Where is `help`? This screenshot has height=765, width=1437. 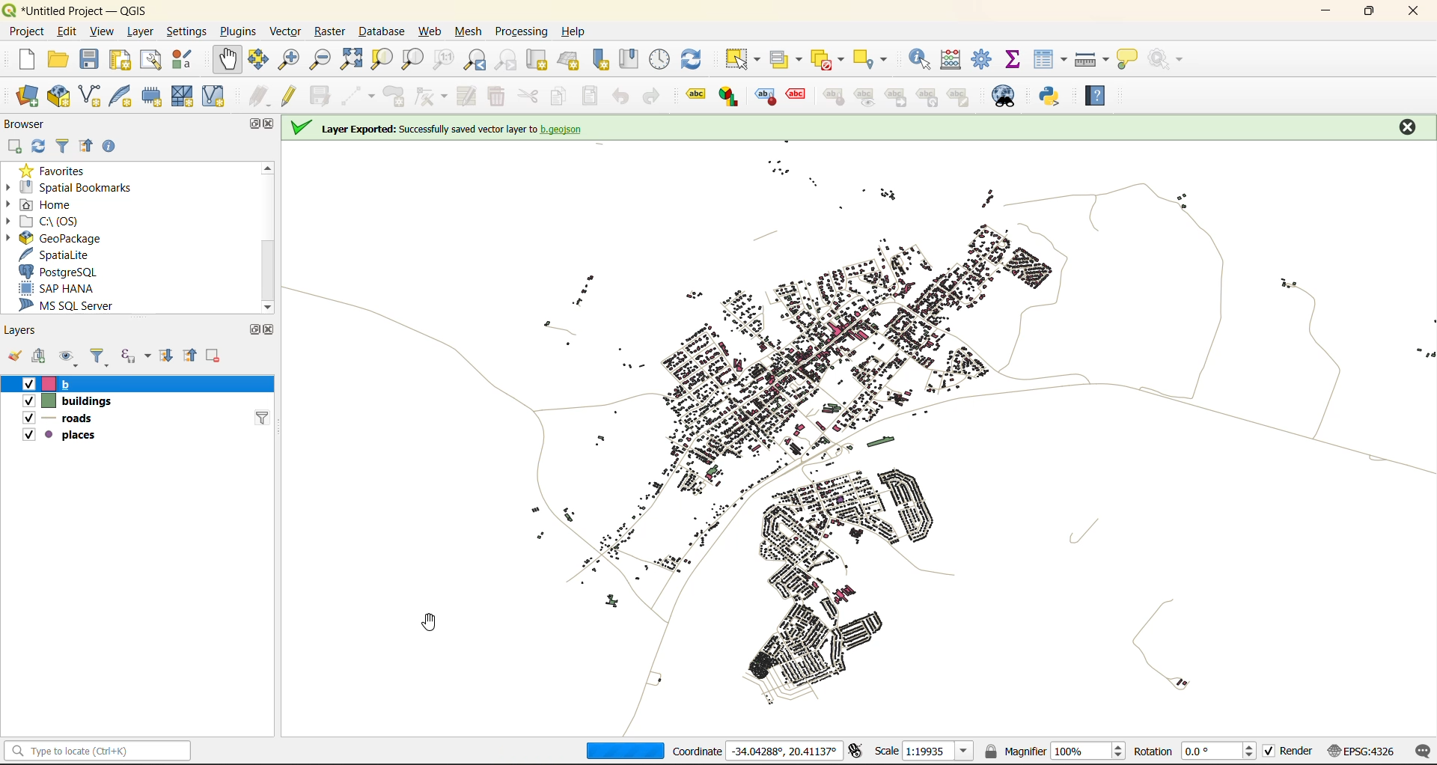
help is located at coordinates (1096, 96).